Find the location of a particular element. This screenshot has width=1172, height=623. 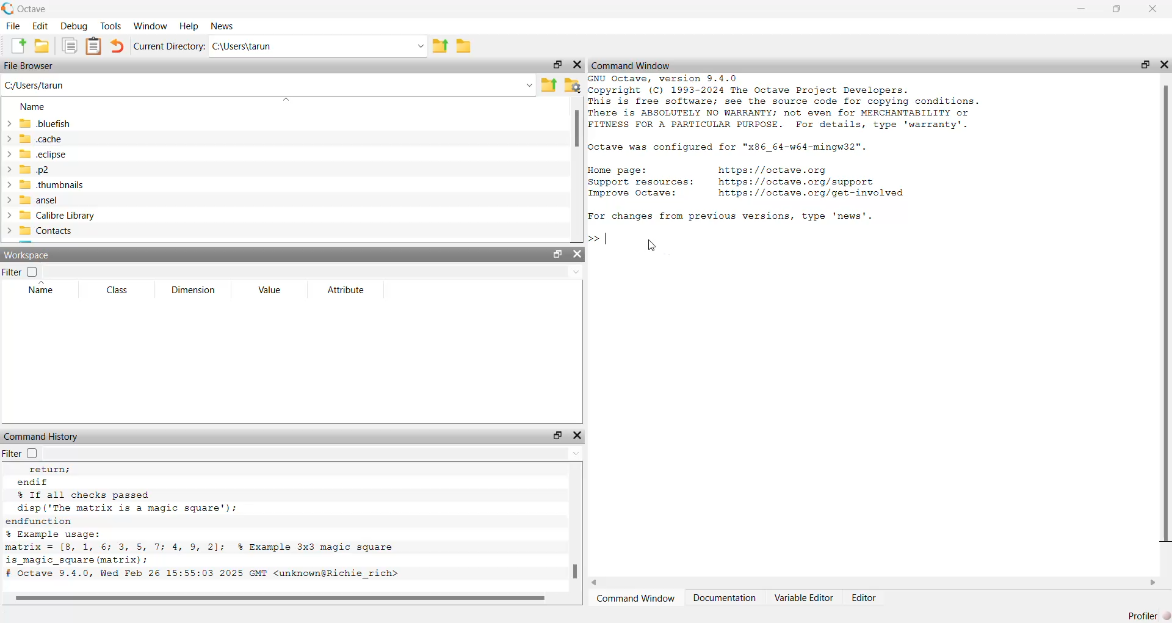

maximize is located at coordinates (1145, 64).